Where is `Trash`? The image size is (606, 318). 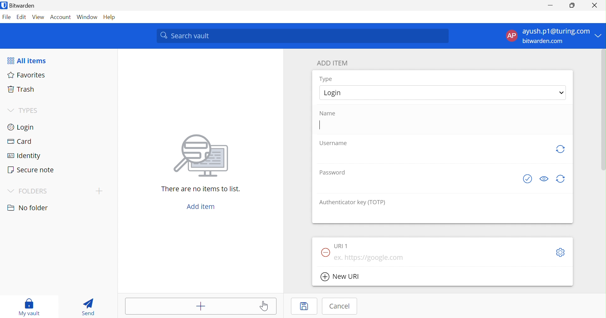 Trash is located at coordinates (21, 90).